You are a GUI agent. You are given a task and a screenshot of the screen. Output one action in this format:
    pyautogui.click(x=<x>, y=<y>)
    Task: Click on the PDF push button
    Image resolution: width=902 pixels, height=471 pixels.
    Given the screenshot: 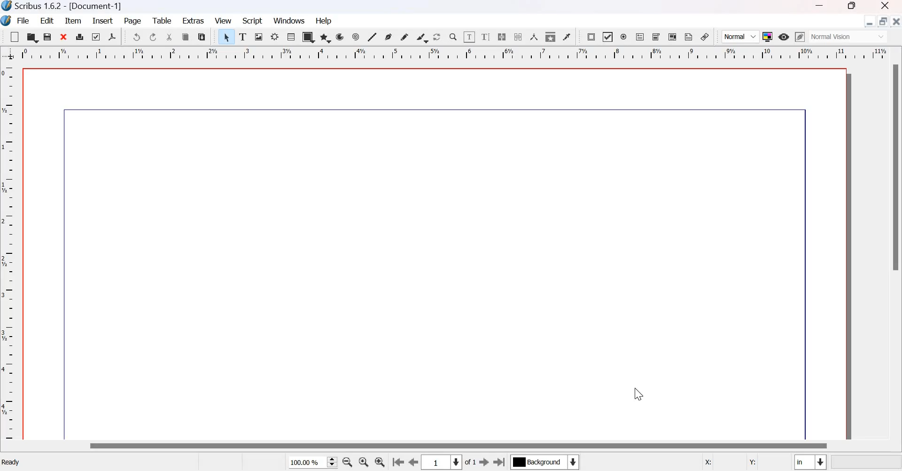 What is the action you would take?
    pyautogui.click(x=590, y=37)
    